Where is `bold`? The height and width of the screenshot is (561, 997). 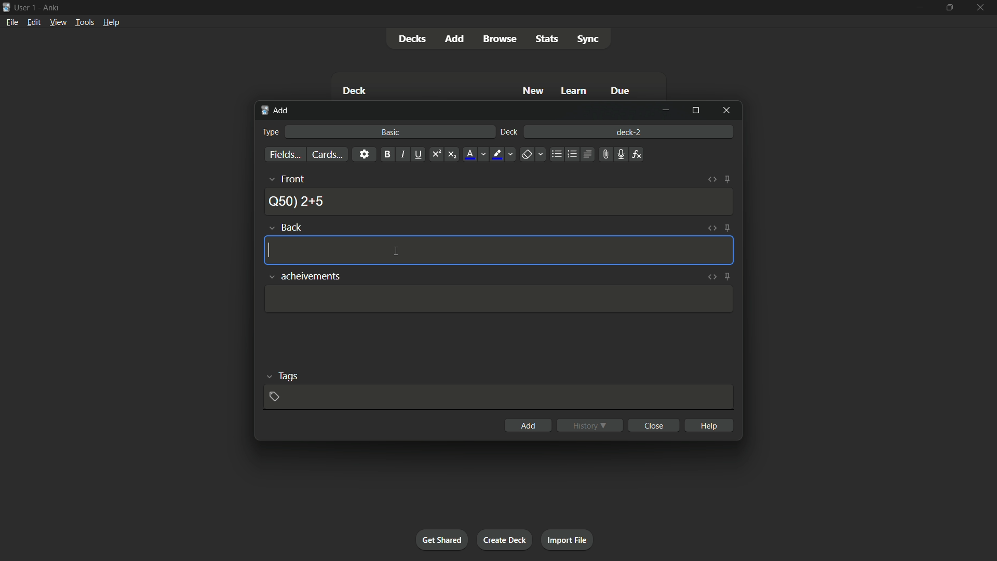 bold is located at coordinates (387, 155).